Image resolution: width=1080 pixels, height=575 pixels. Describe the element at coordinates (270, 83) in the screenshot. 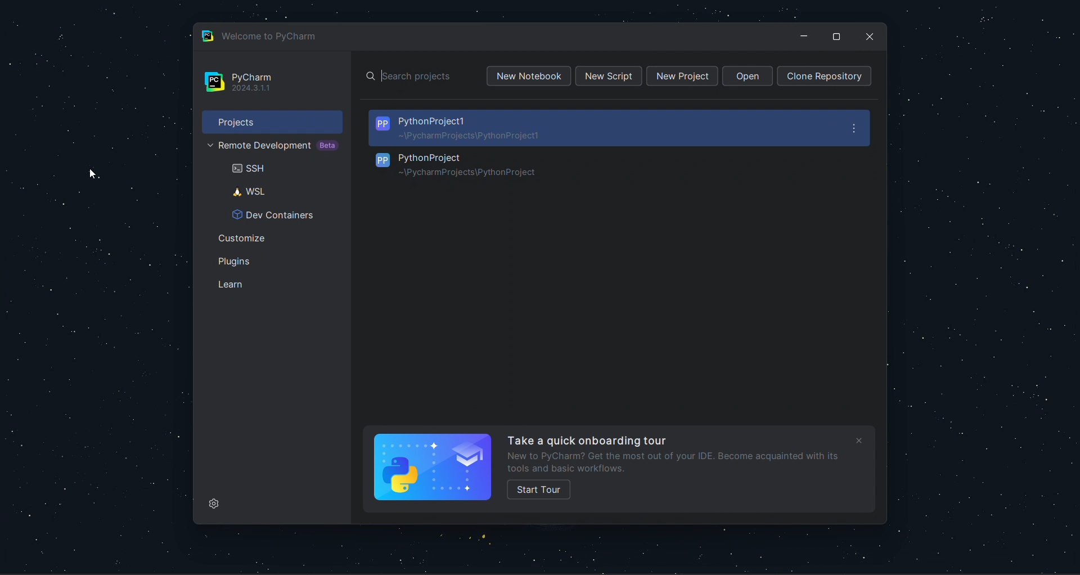

I see `pycharm` at that location.